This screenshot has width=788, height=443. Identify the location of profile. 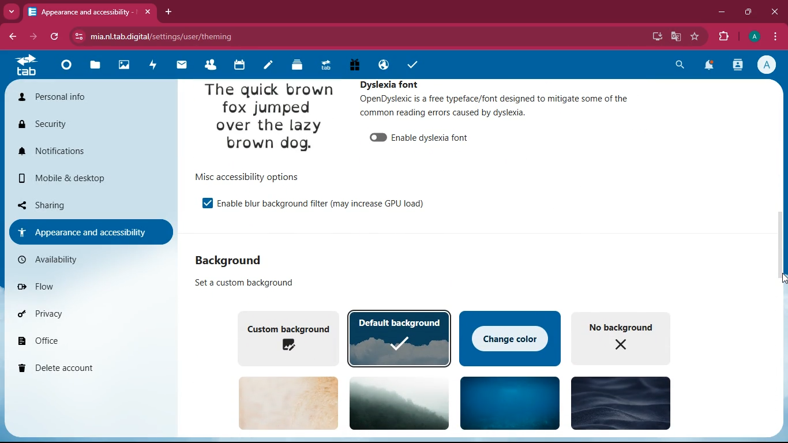
(754, 36).